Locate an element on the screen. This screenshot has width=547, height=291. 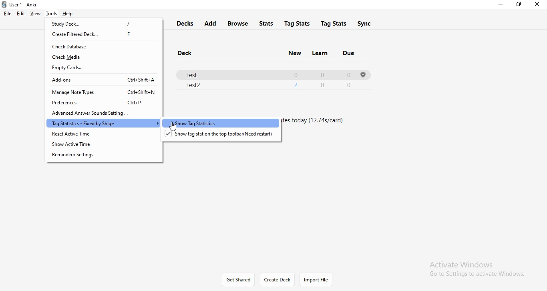
 is located at coordinates (364, 75).